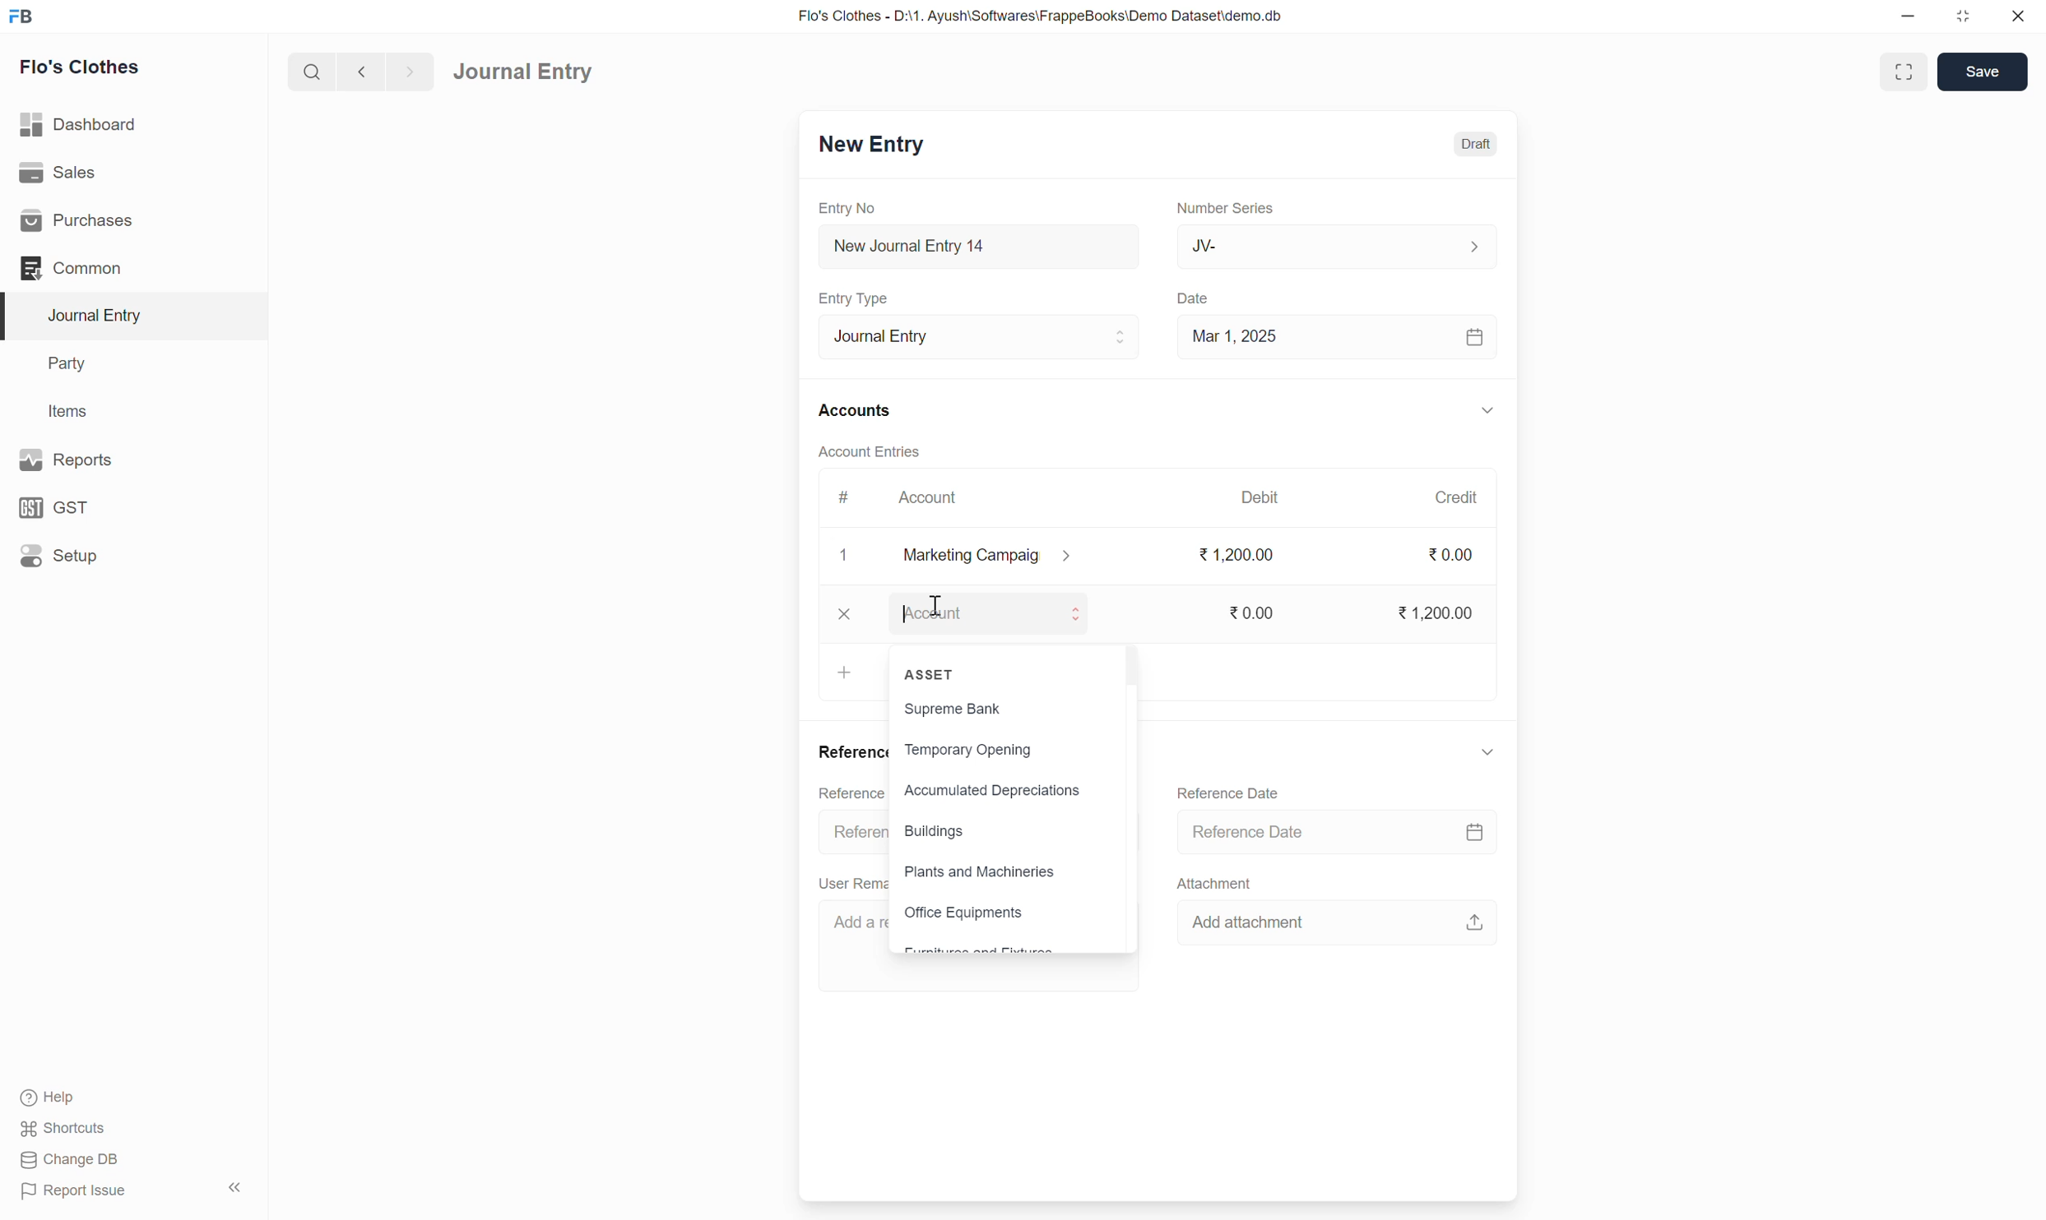  I want to click on Add attachment, so click(1254, 924).